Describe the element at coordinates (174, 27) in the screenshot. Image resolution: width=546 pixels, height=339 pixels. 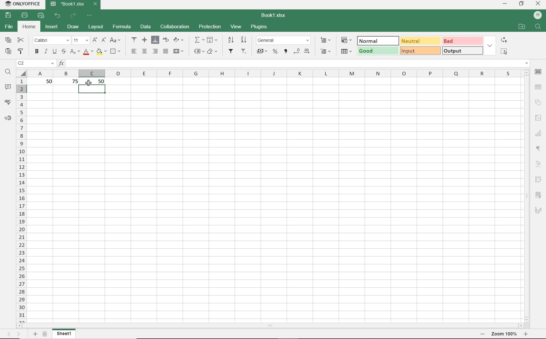
I see `collaboration` at that location.